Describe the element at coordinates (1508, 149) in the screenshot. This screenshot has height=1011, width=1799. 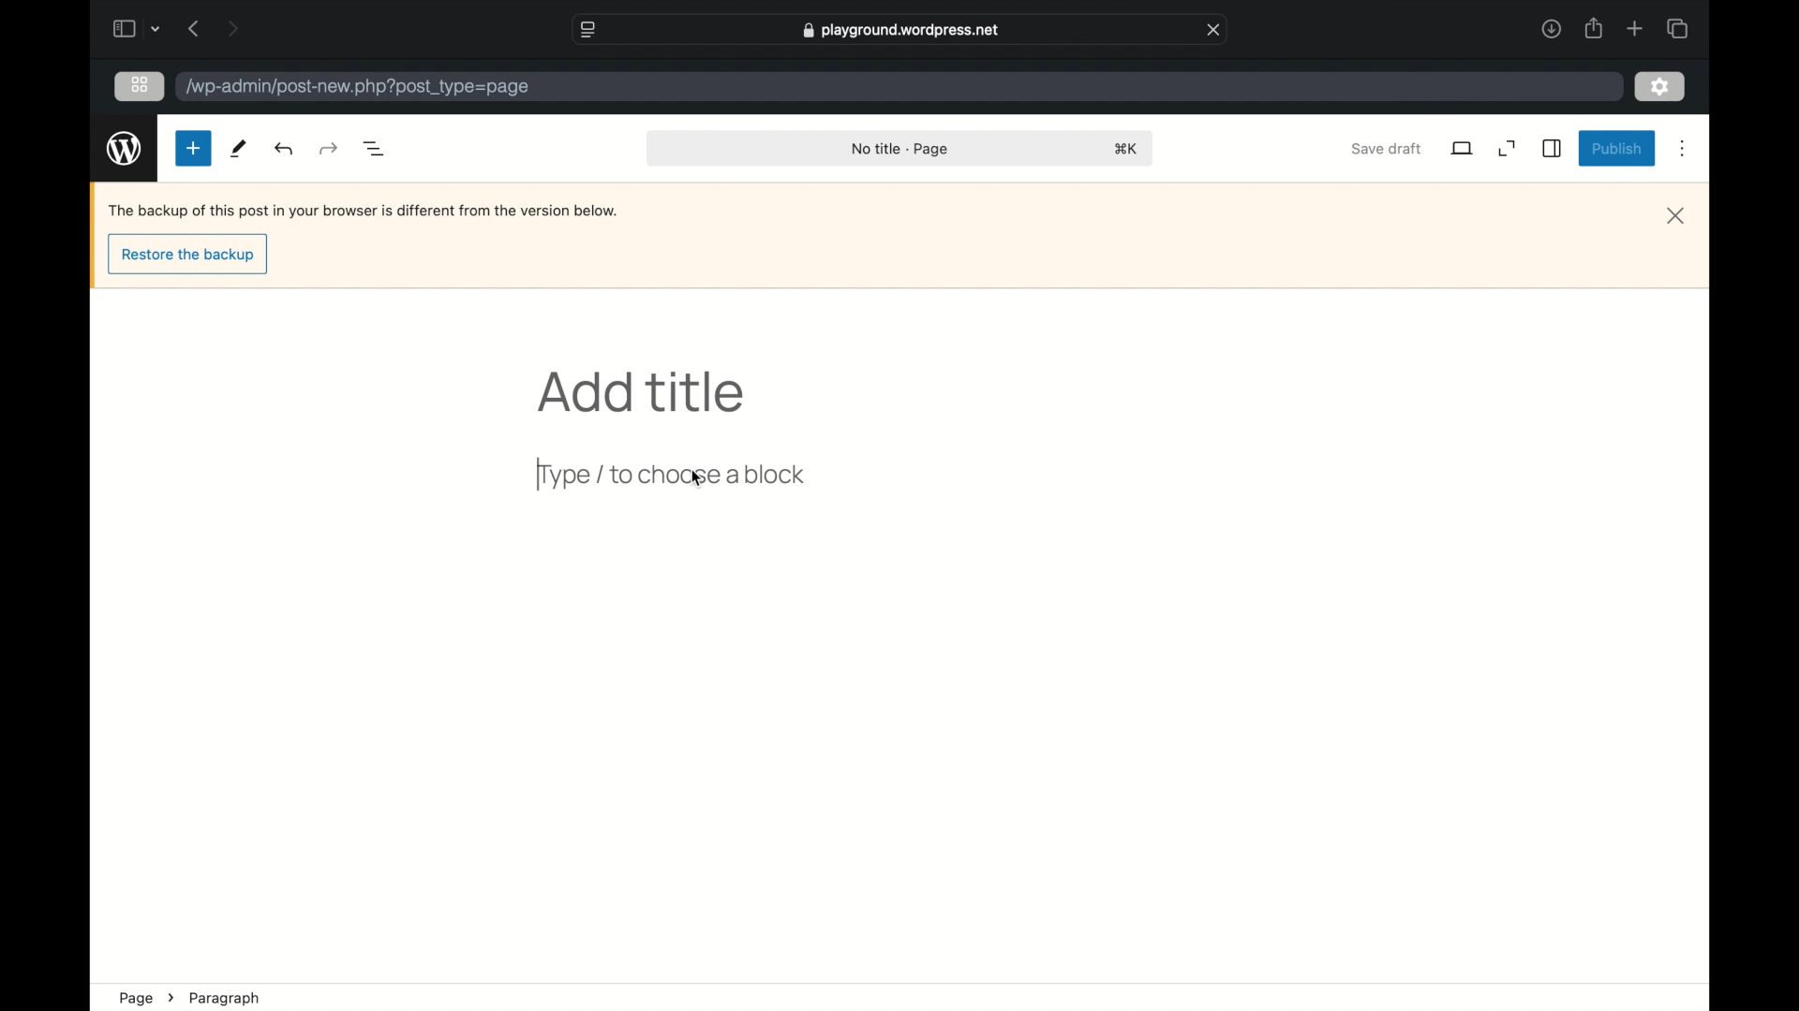
I see `expand` at that location.